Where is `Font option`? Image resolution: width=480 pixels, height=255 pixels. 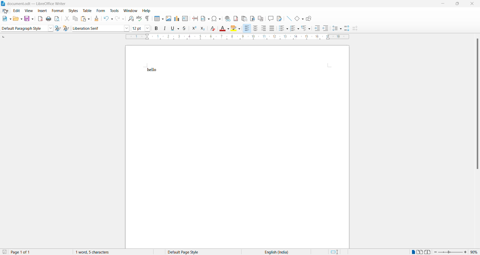 Font option is located at coordinates (127, 28).